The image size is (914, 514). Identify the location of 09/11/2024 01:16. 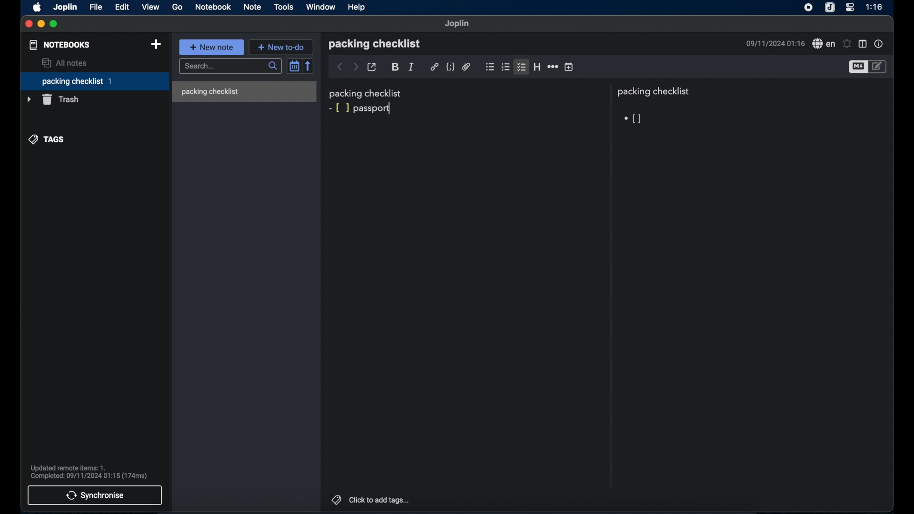
(774, 44).